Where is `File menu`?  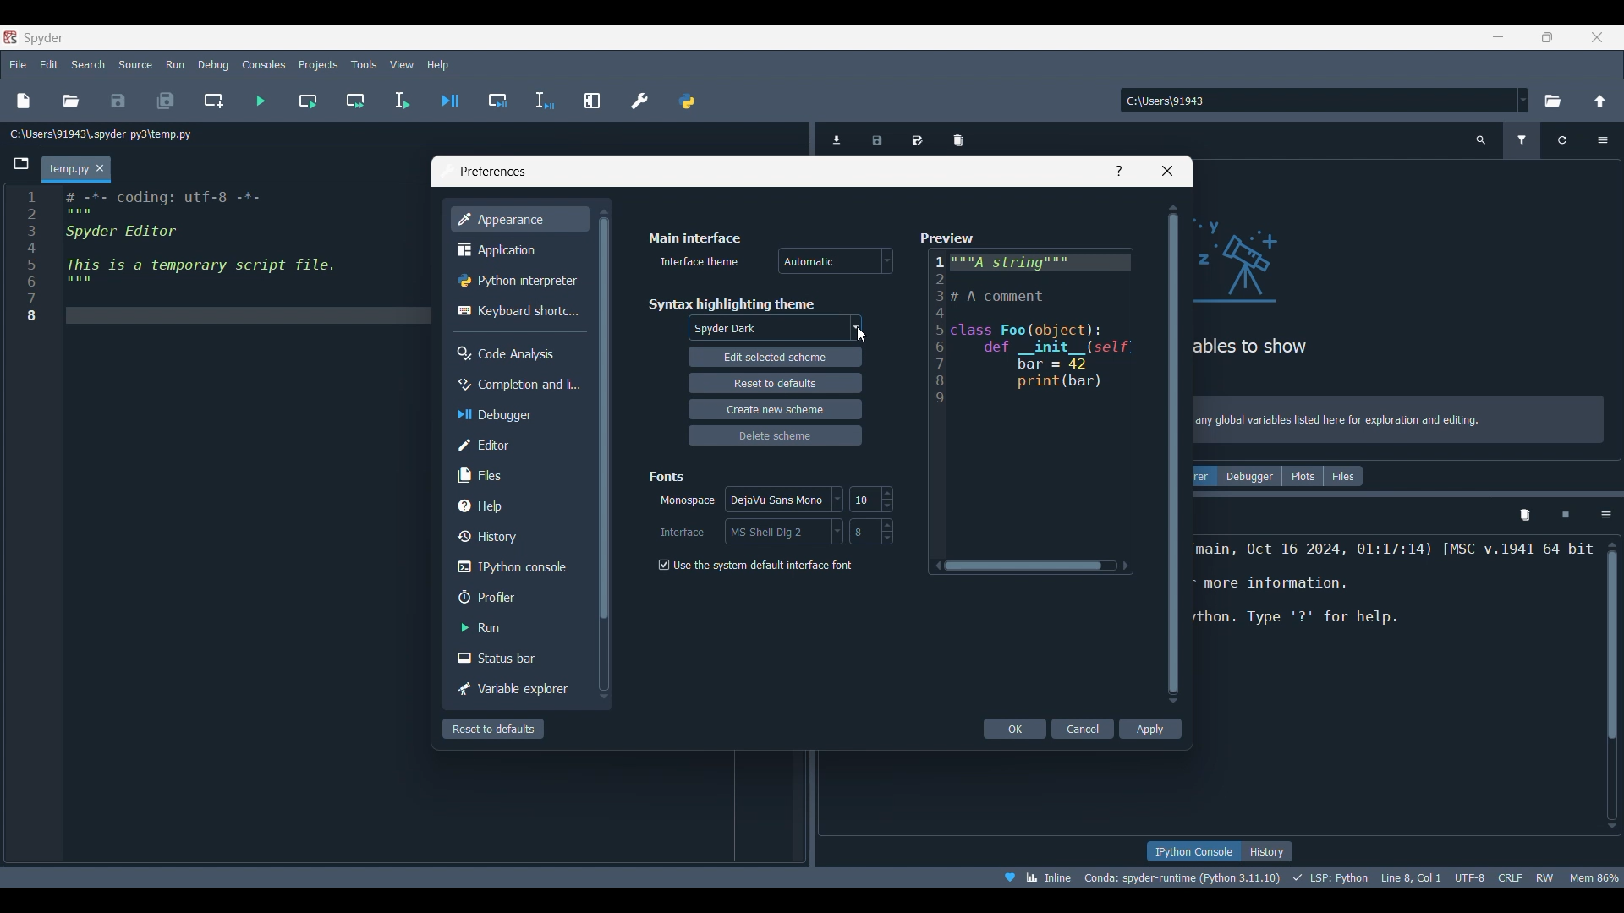 File menu is located at coordinates (18, 62).